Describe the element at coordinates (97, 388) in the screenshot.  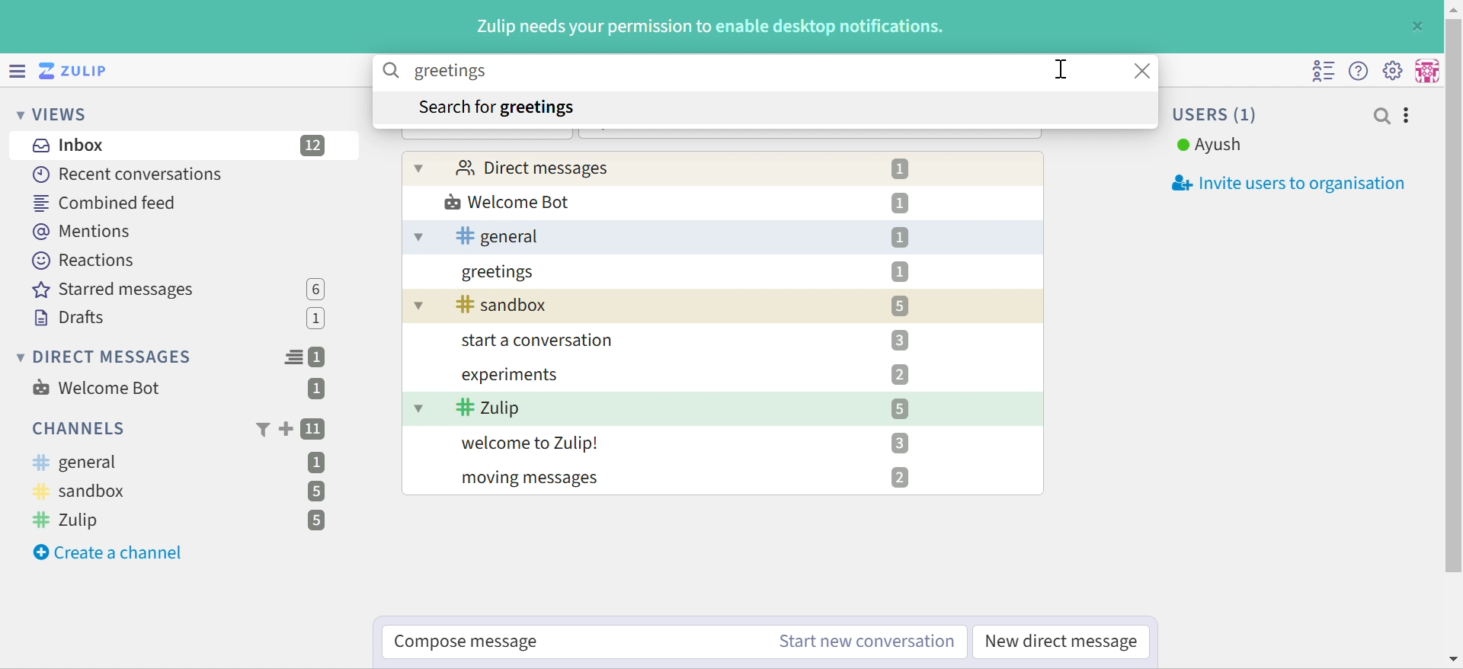
I see `Welcome Bot` at that location.